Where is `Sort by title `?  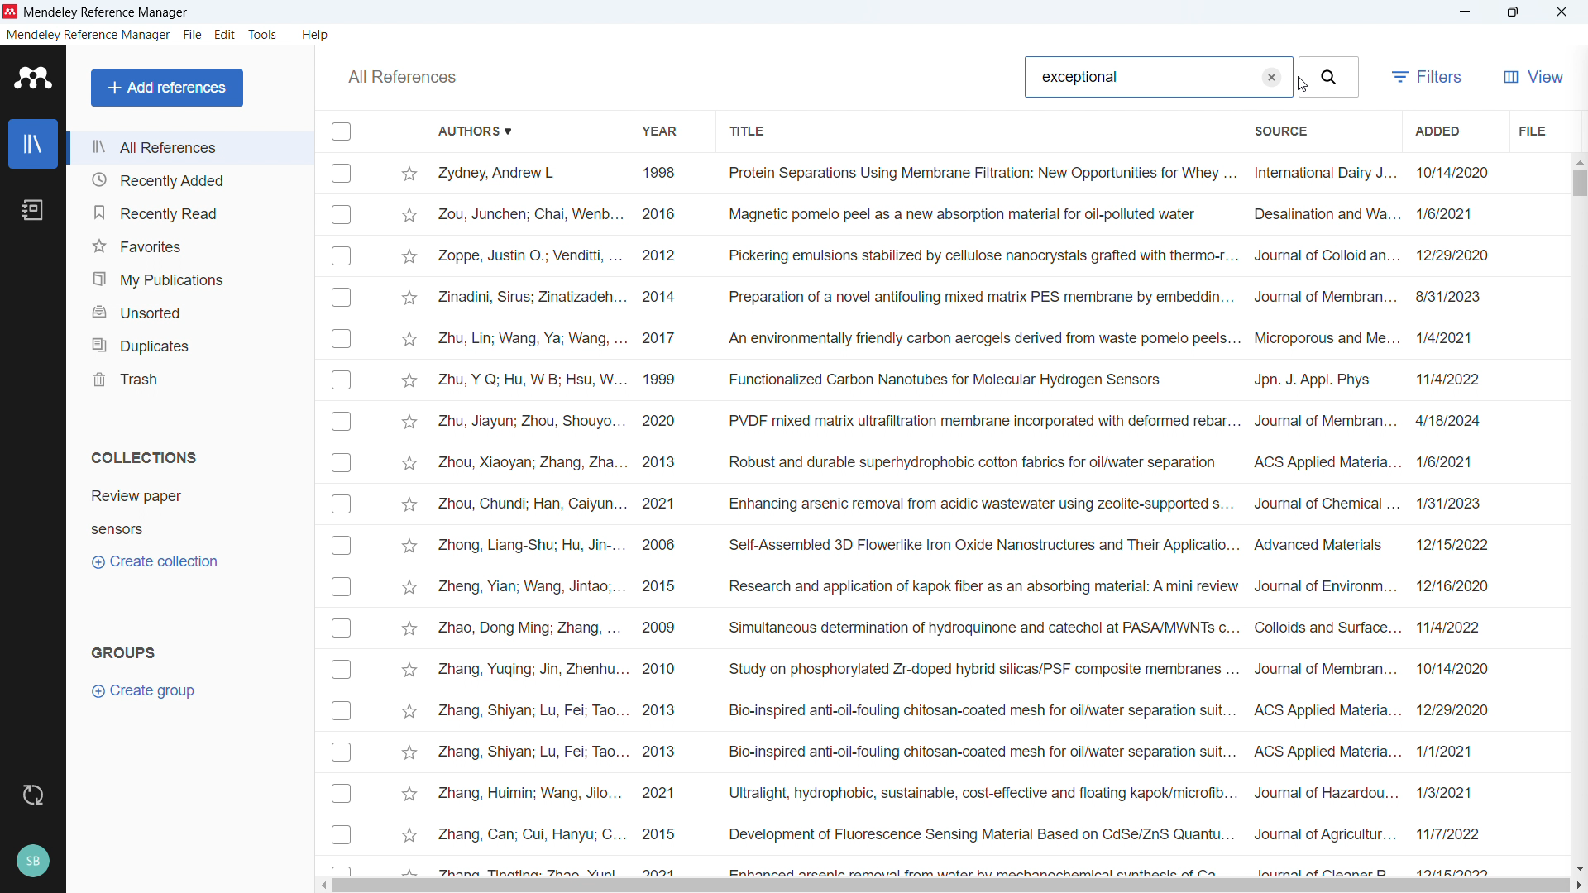
Sort by title  is located at coordinates (751, 131).